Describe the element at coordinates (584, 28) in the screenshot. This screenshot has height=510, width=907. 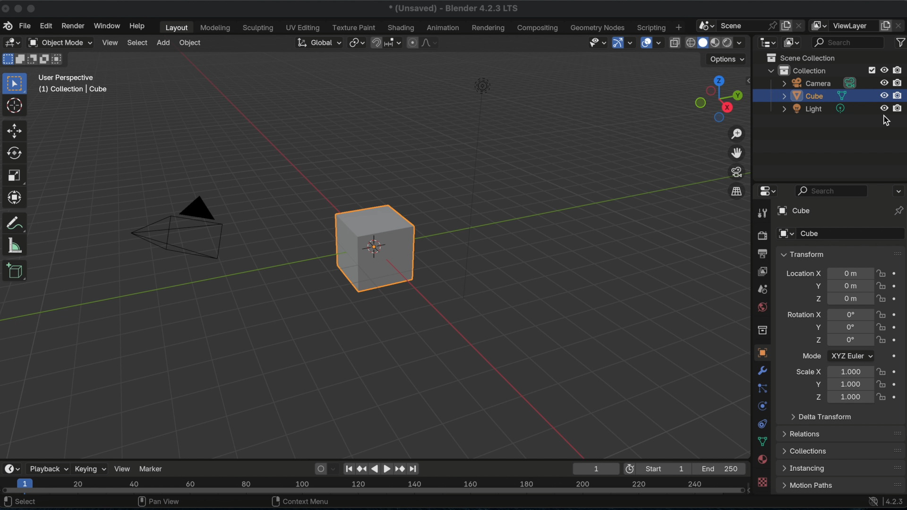
I see `geometry nodes` at that location.